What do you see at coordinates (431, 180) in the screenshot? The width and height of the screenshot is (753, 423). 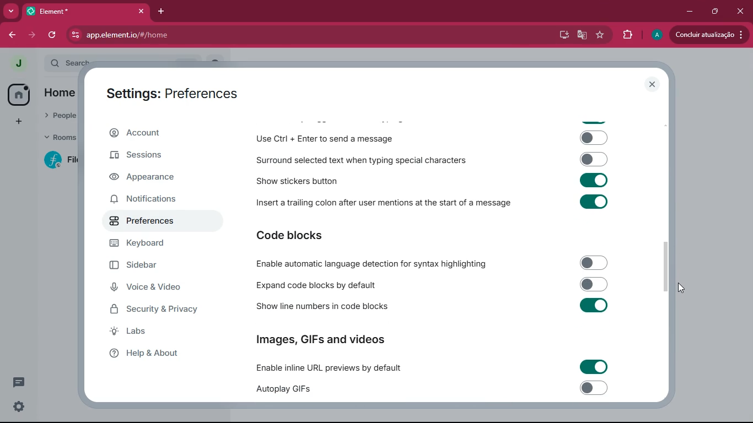 I see `Show stickers button` at bounding box center [431, 180].